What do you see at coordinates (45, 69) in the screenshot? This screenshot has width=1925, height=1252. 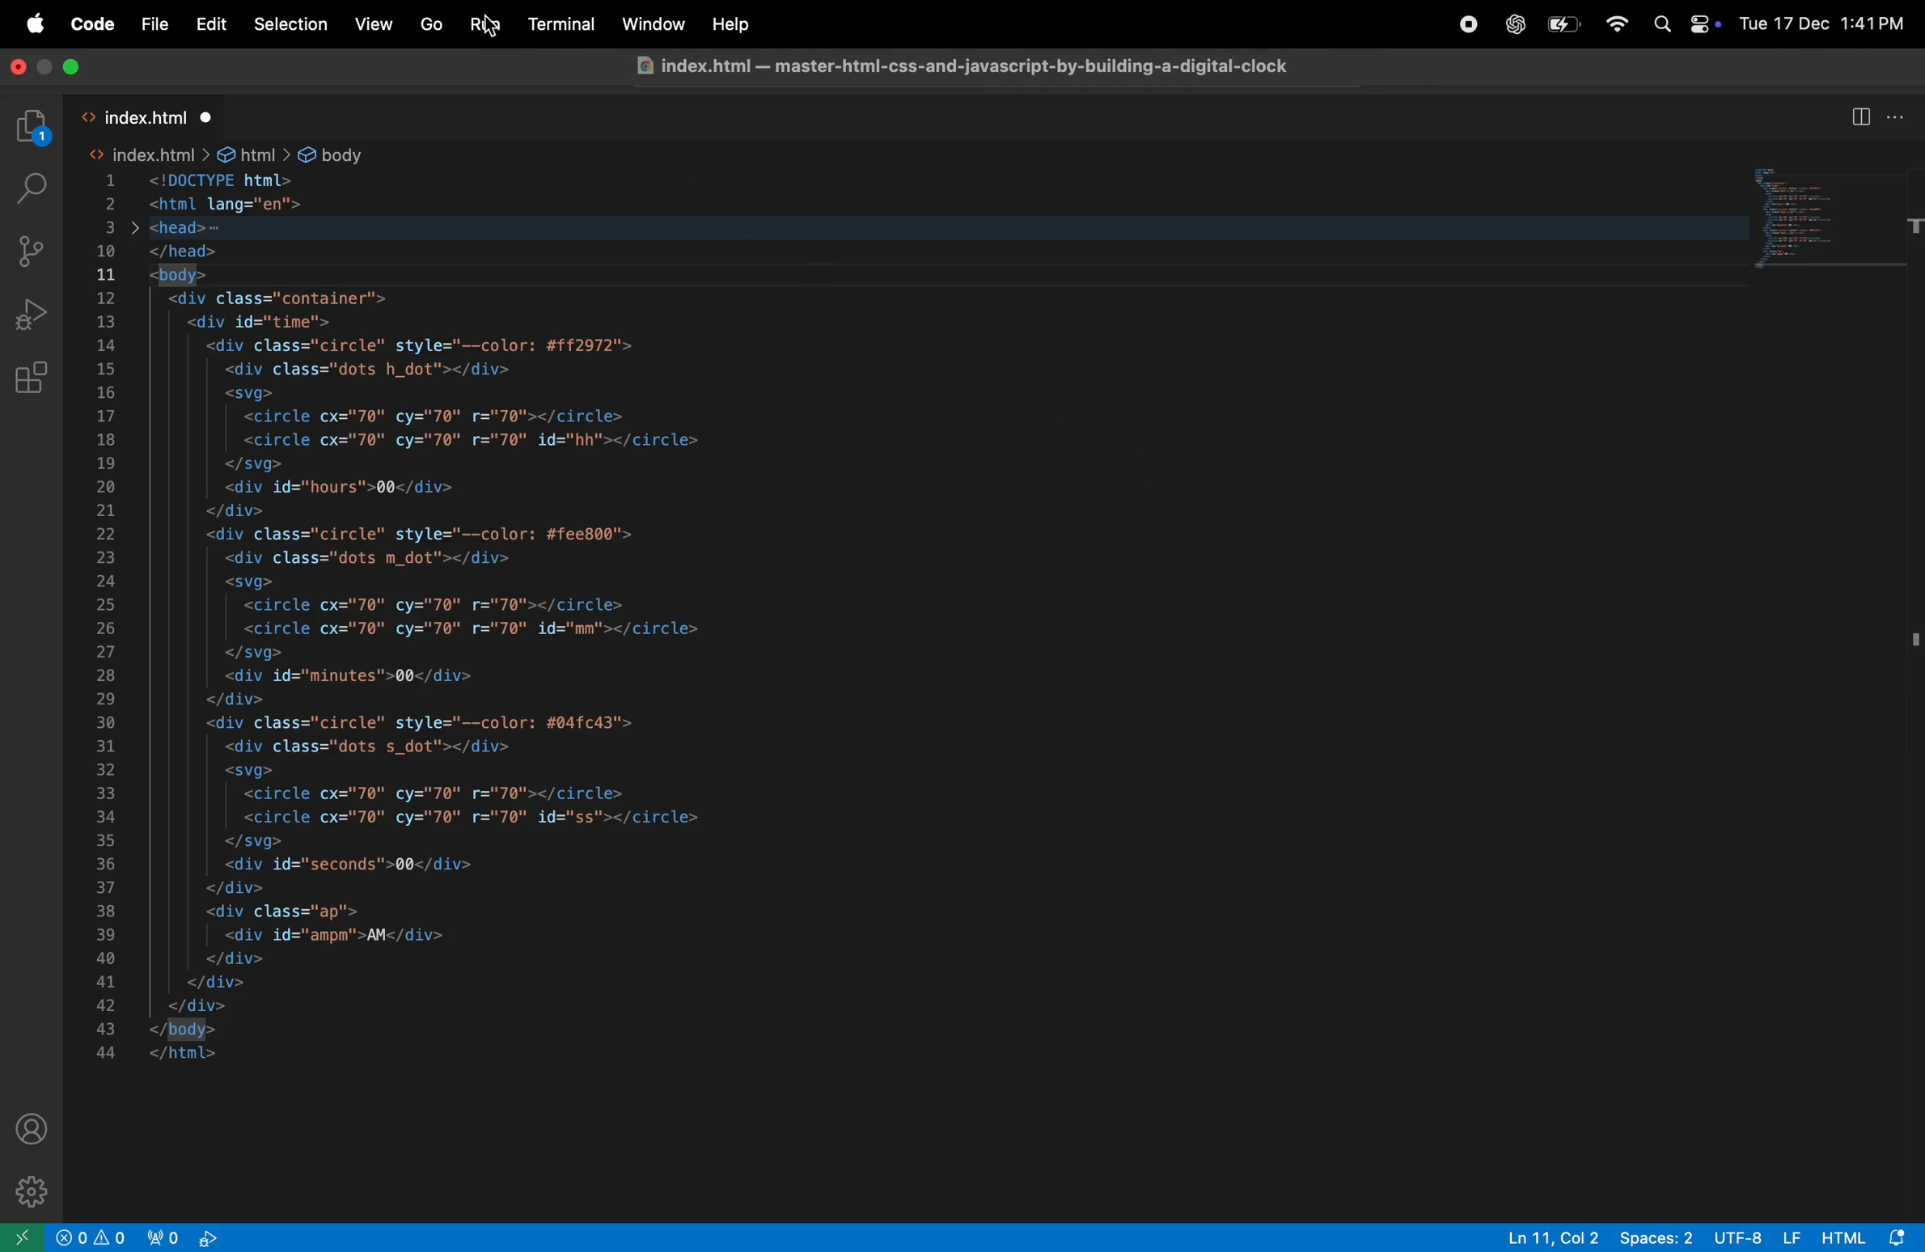 I see `Minimize` at bounding box center [45, 69].